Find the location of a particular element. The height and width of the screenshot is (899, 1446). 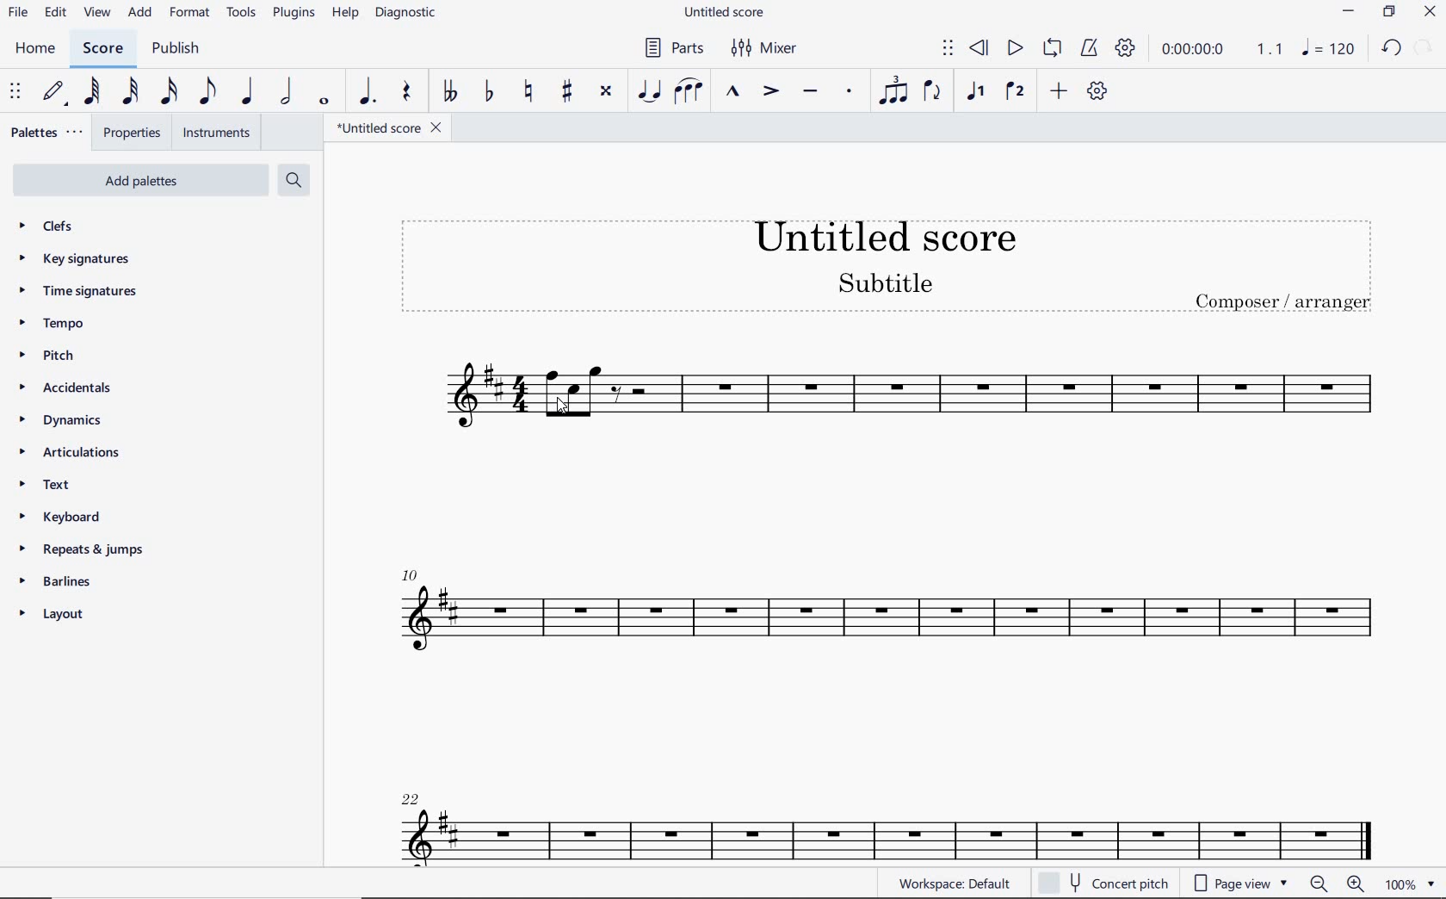

title is located at coordinates (886, 266).